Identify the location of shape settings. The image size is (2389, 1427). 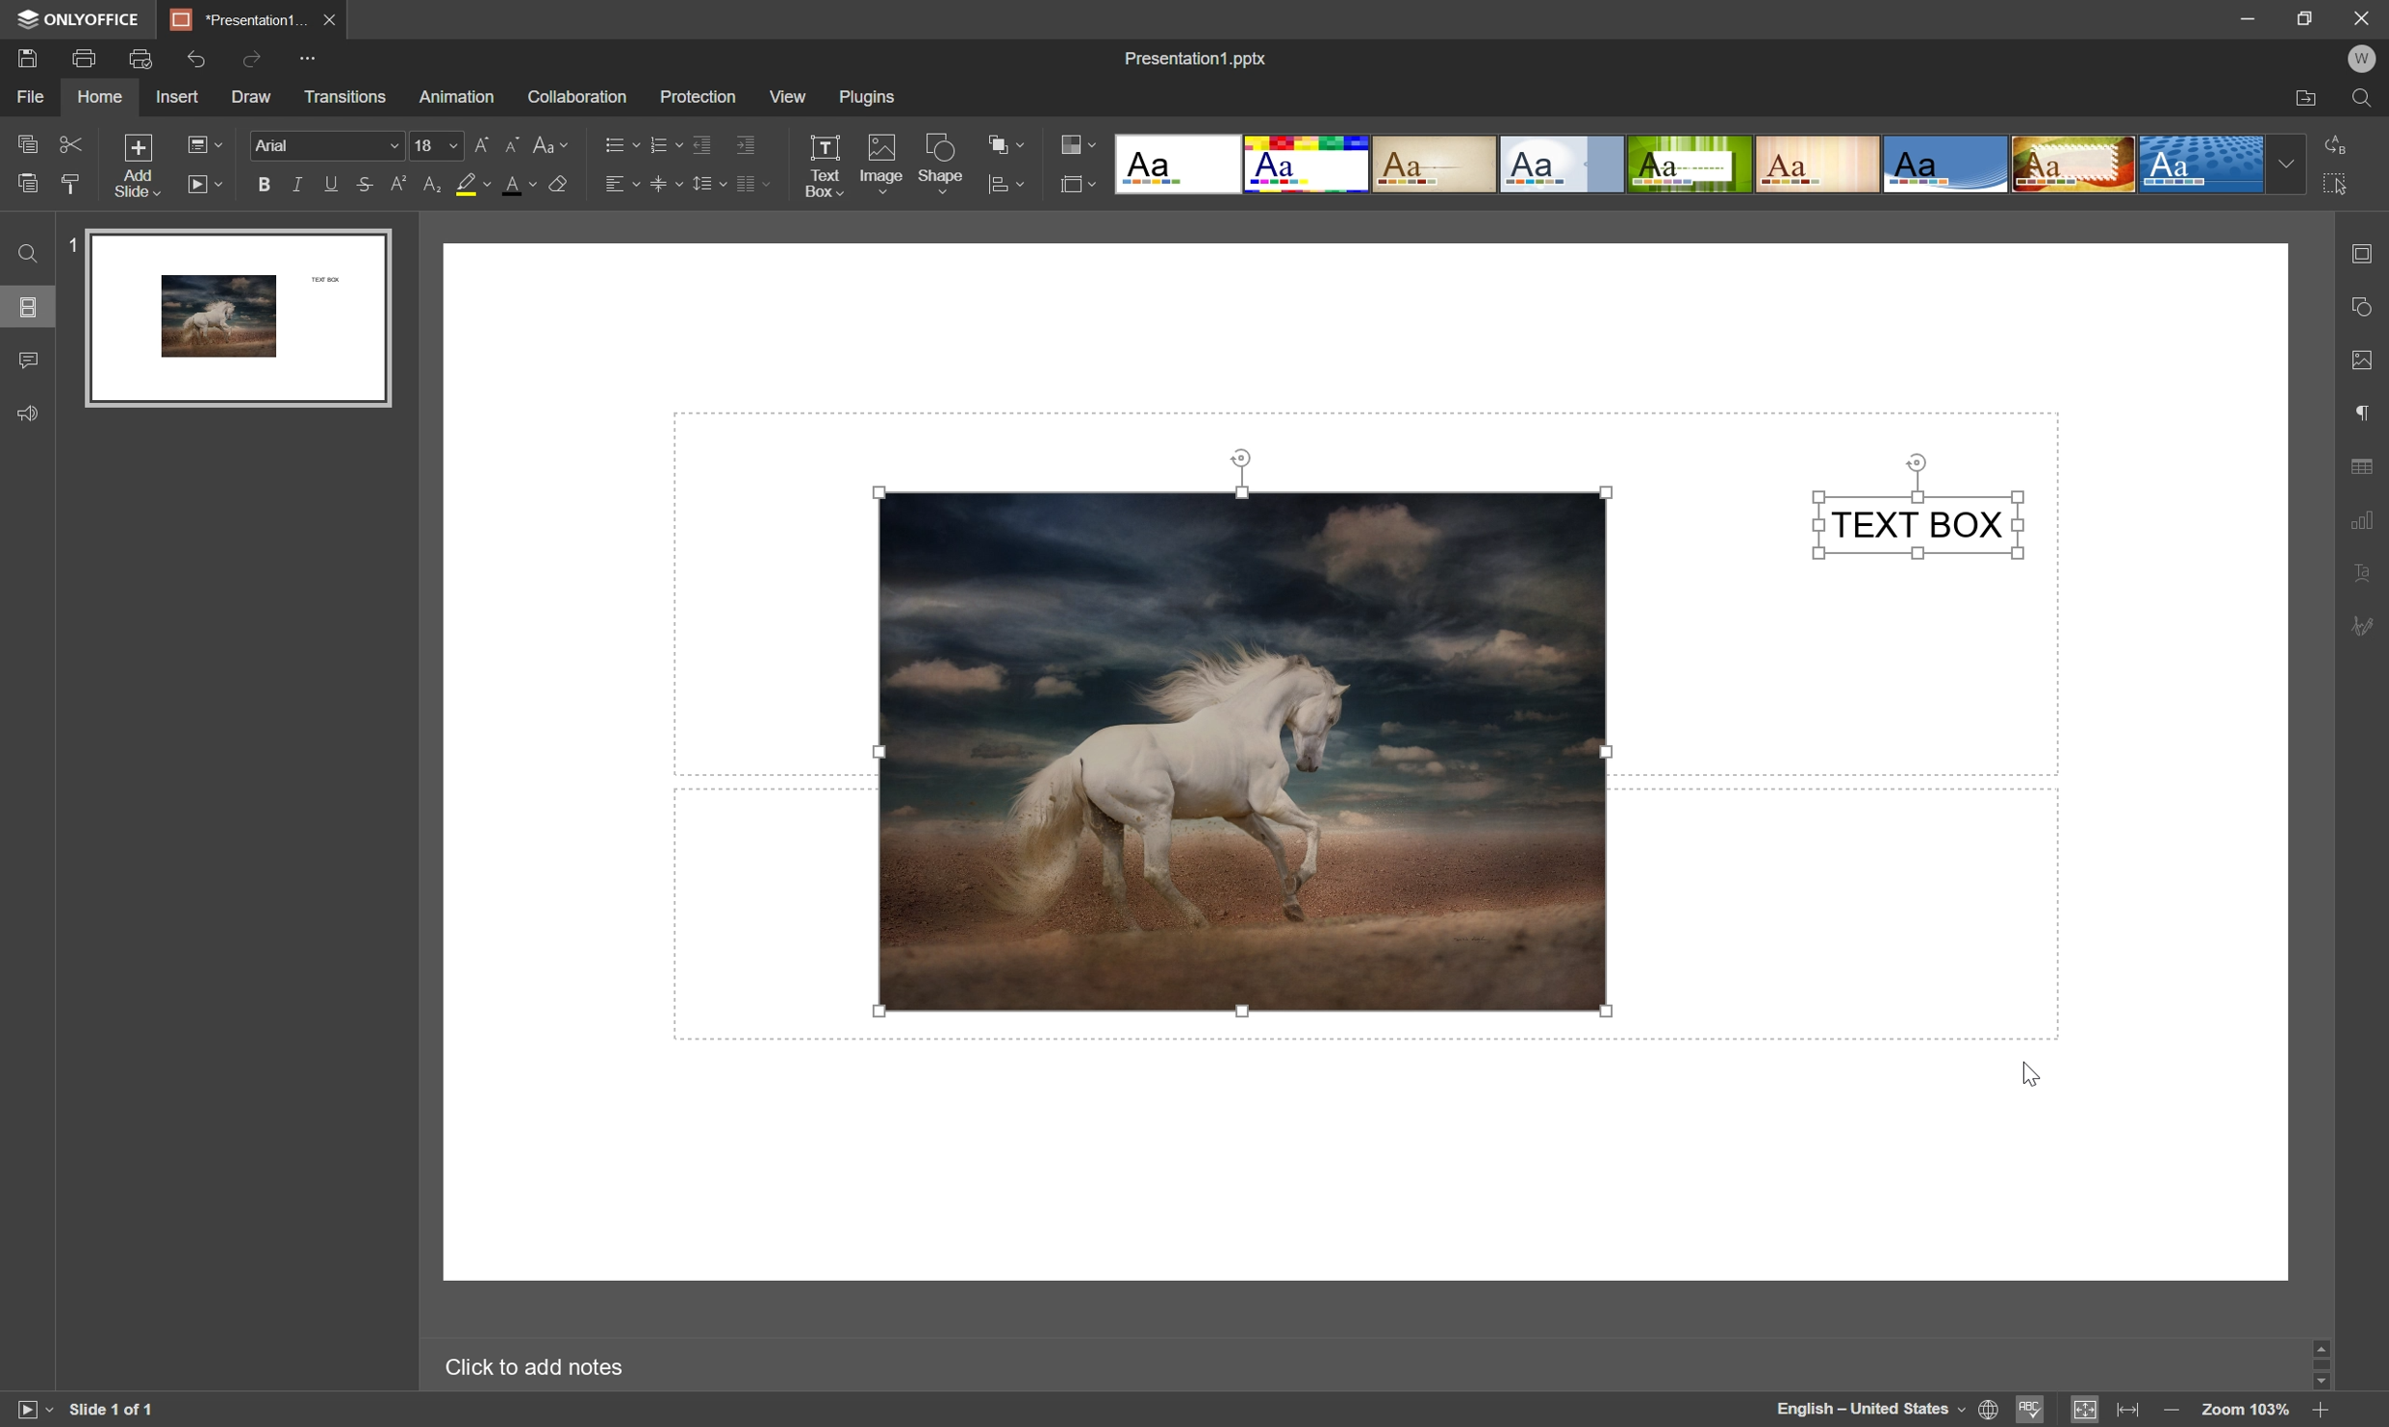
(2367, 307).